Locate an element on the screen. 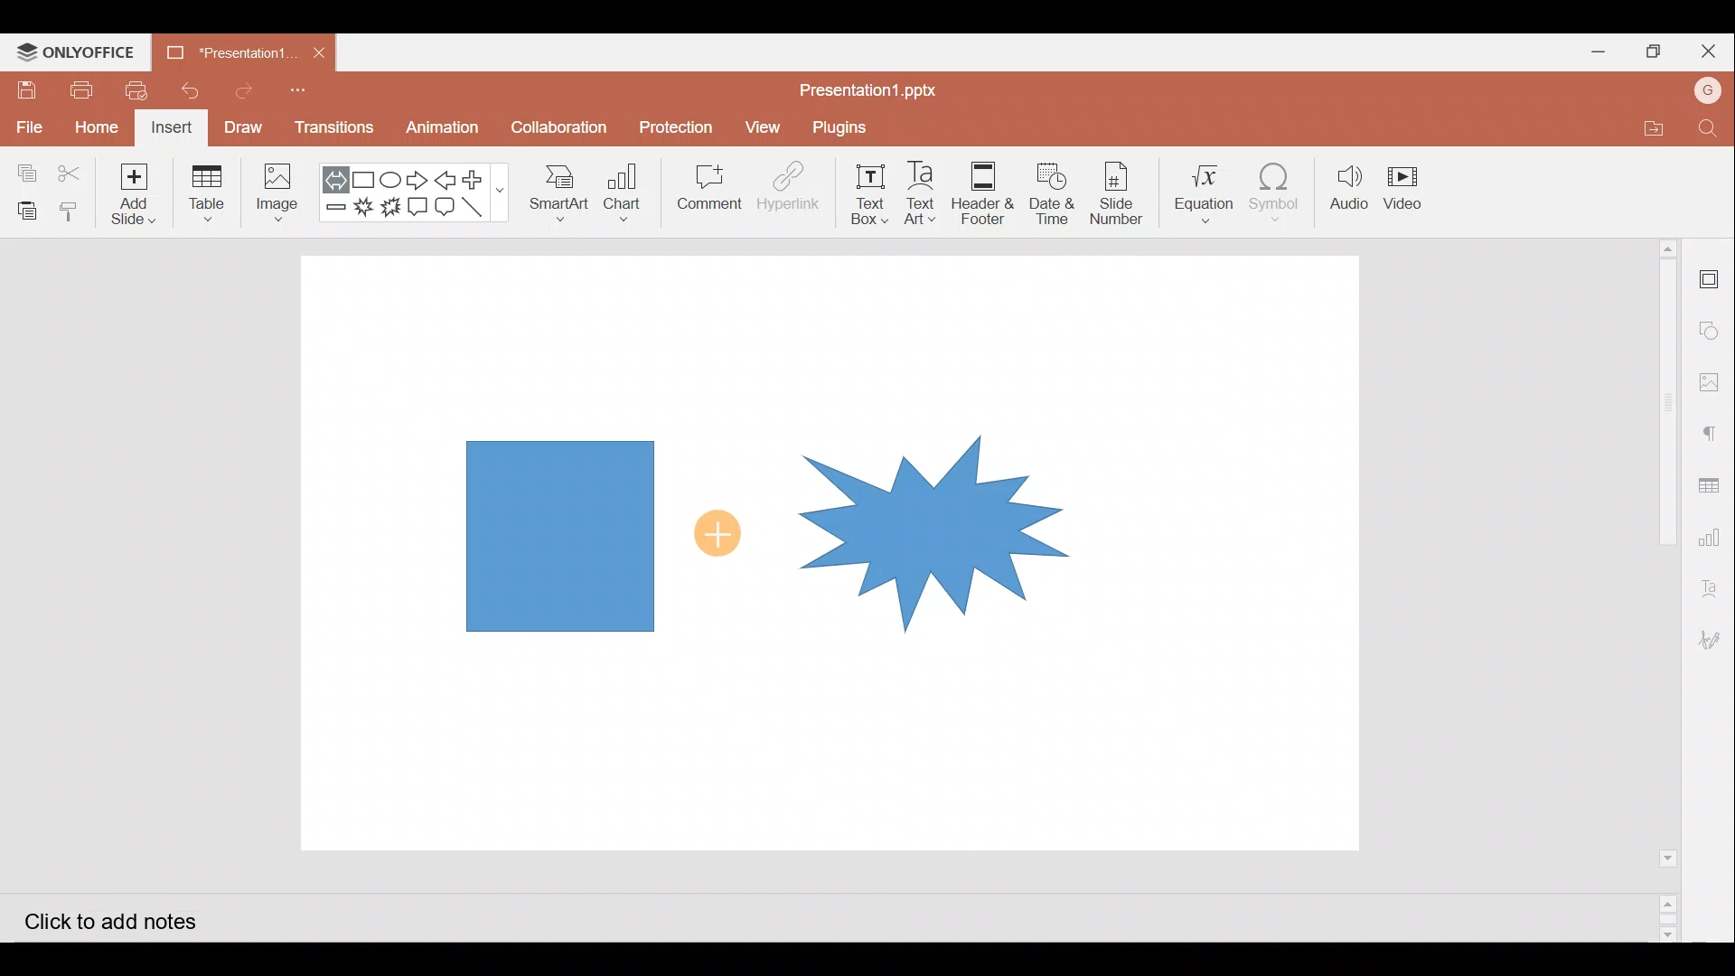 Image resolution: width=1735 pixels, height=976 pixels. Text Art settings is located at coordinates (1715, 582).